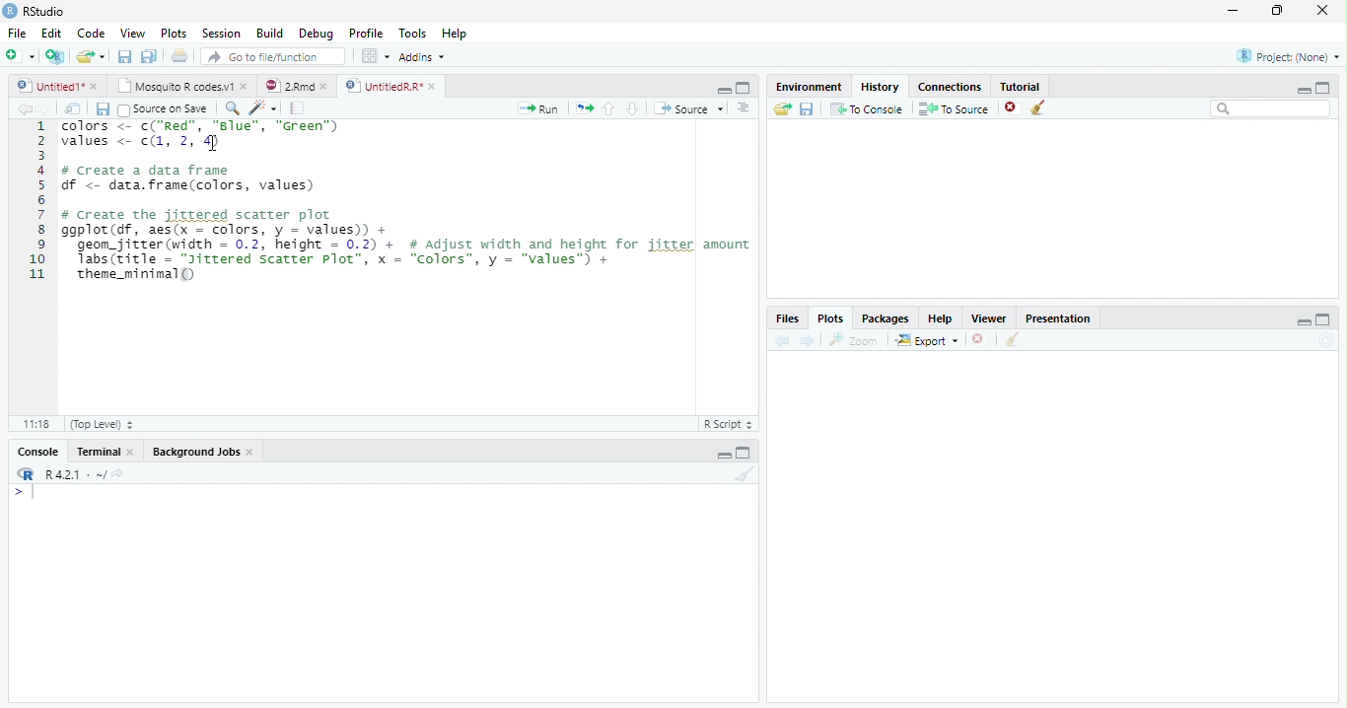 The width and height of the screenshot is (1347, 708). Describe the element at coordinates (23, 109) in the screenshot. I see `Go back to previous source location` at that location.